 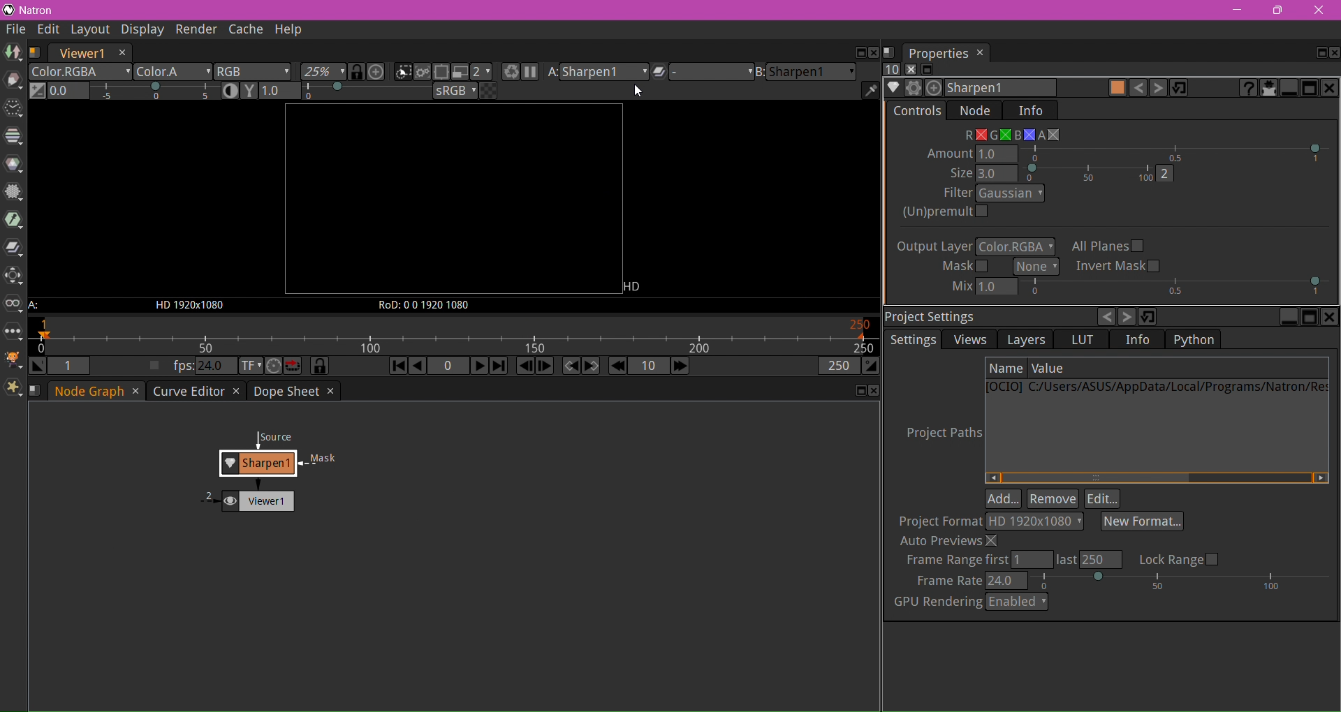 What do you see at coordinates (680, 367) in the screenshot?
I see `Next Increment` at bounding box center [680, 367].